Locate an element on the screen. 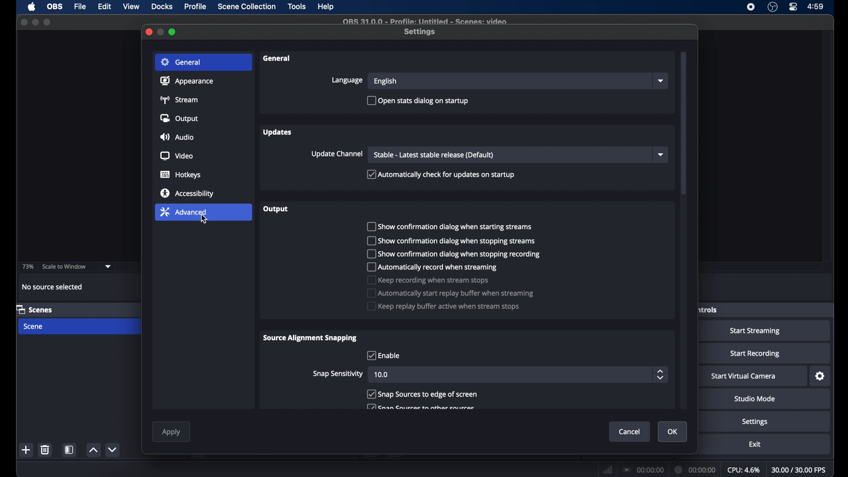 This screenshot has height=477, width=848. exit is located at coordinates (755, 444).